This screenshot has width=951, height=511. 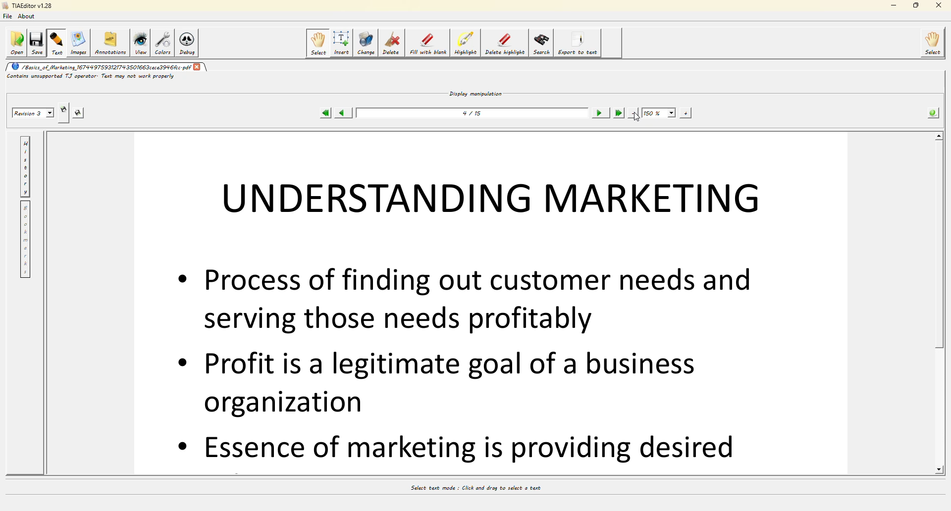 What do you see at coordinates (940, 471) in the screenshot?
I see `scroll down` at bounding box center [940, 471].